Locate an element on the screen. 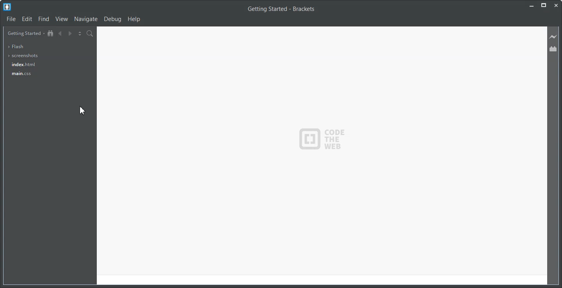 The width and height of the screenshot is (562, 288). View is located at coordinates (62, 19).